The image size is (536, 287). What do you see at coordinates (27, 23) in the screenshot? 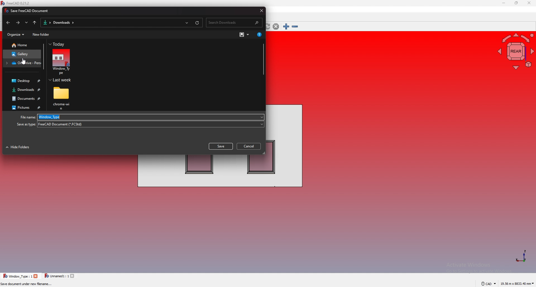
I see `recent` at bounding box center [27, 23].